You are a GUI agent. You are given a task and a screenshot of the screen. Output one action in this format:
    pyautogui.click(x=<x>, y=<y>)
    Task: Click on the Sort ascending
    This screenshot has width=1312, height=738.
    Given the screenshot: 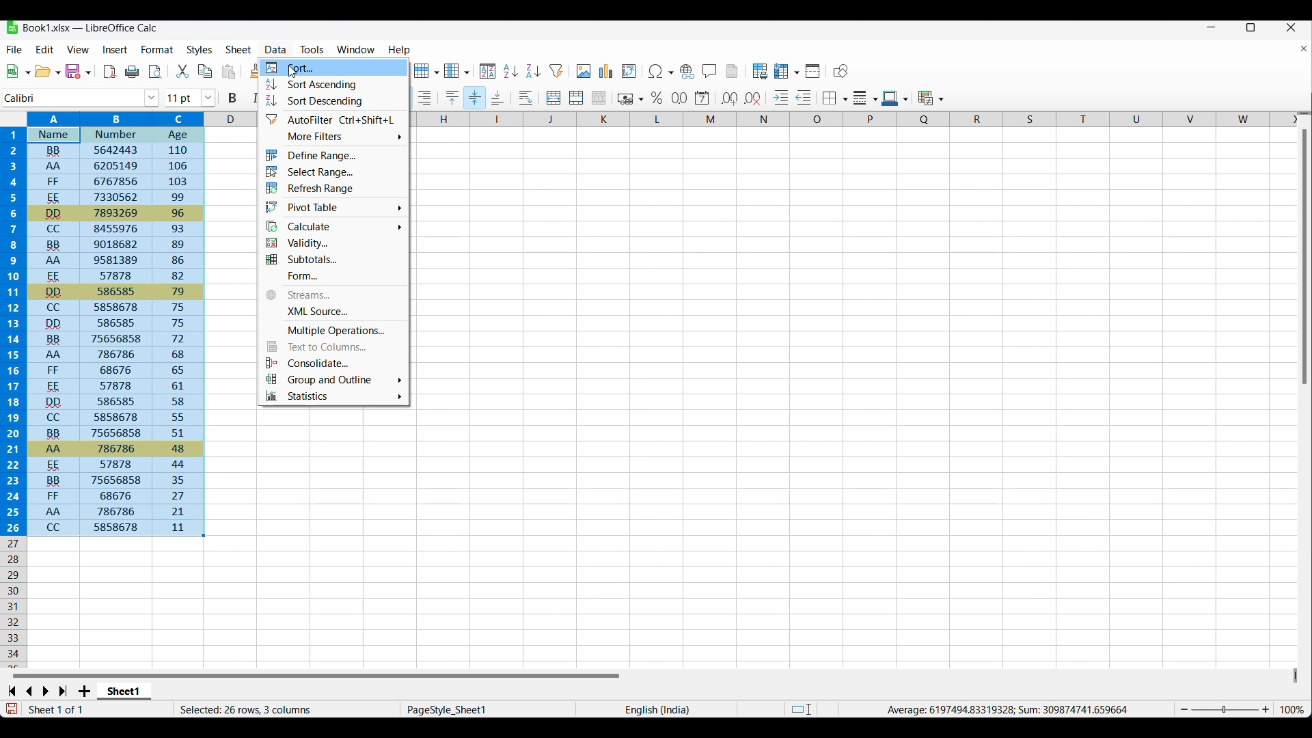 What is the action you would take?
    pyautogui.click(x=534, y=71)
    